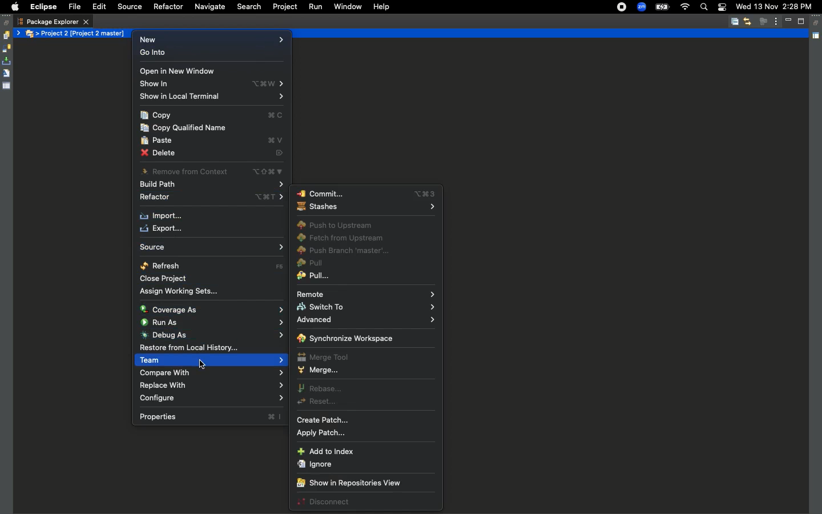 The image size is (822, 514). Describe the element at coordinates (13, 7) in the screenshot. I see `Apple logo` at that location.